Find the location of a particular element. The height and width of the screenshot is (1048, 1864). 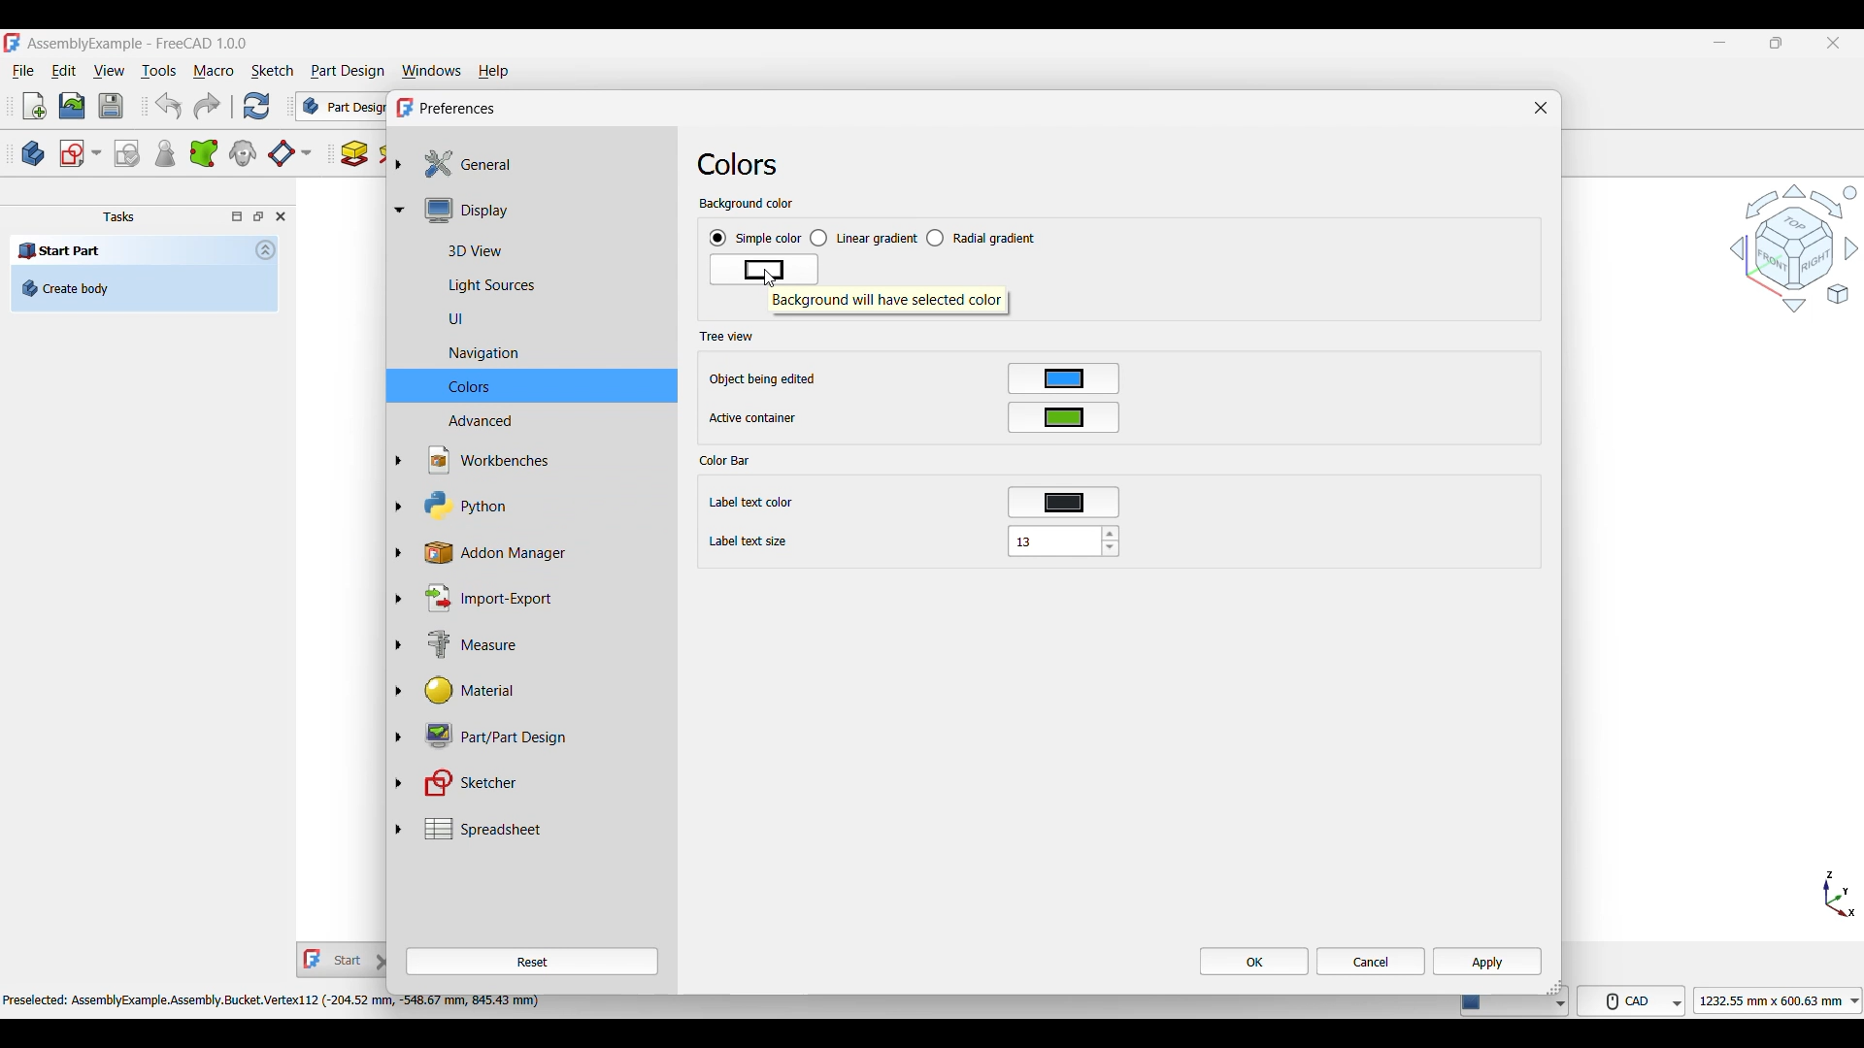

Show in smaller tab is located at coordinates (1777, 43).